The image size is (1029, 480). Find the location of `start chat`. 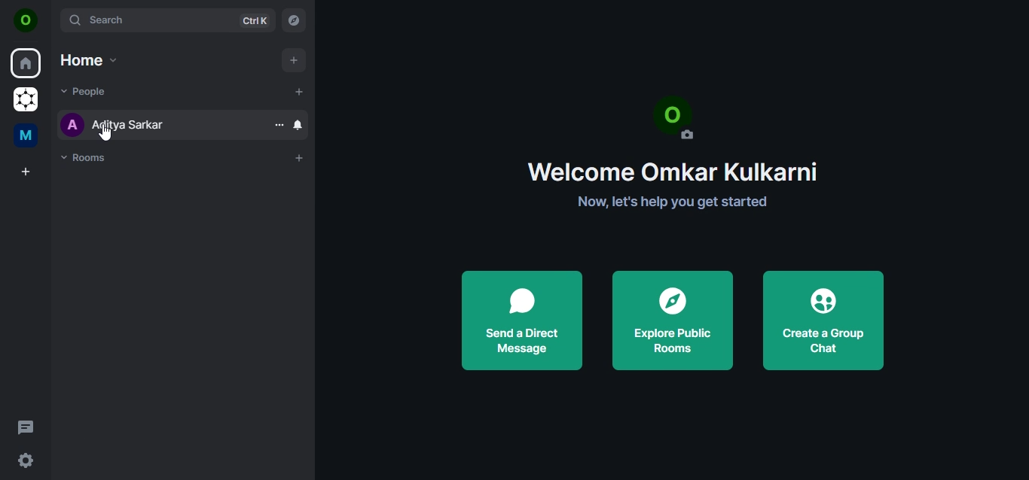

start chat is located at coordinates (300, 91).